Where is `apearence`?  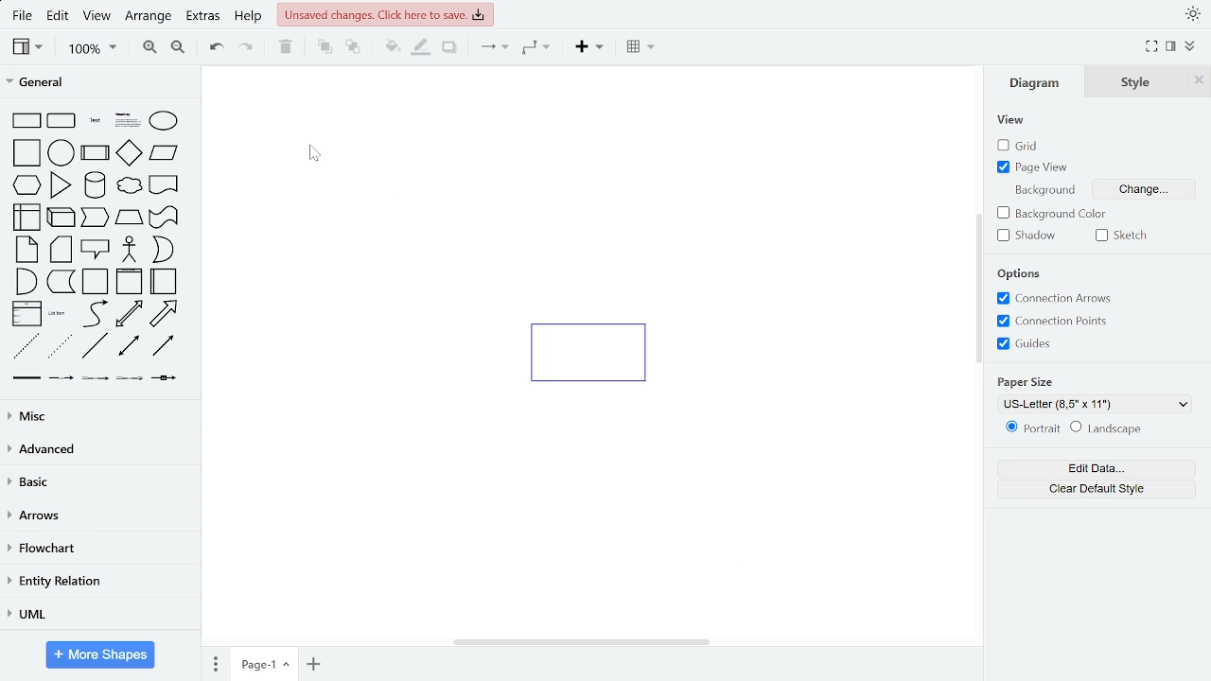 apearence is located at coordinates (1193, 14).